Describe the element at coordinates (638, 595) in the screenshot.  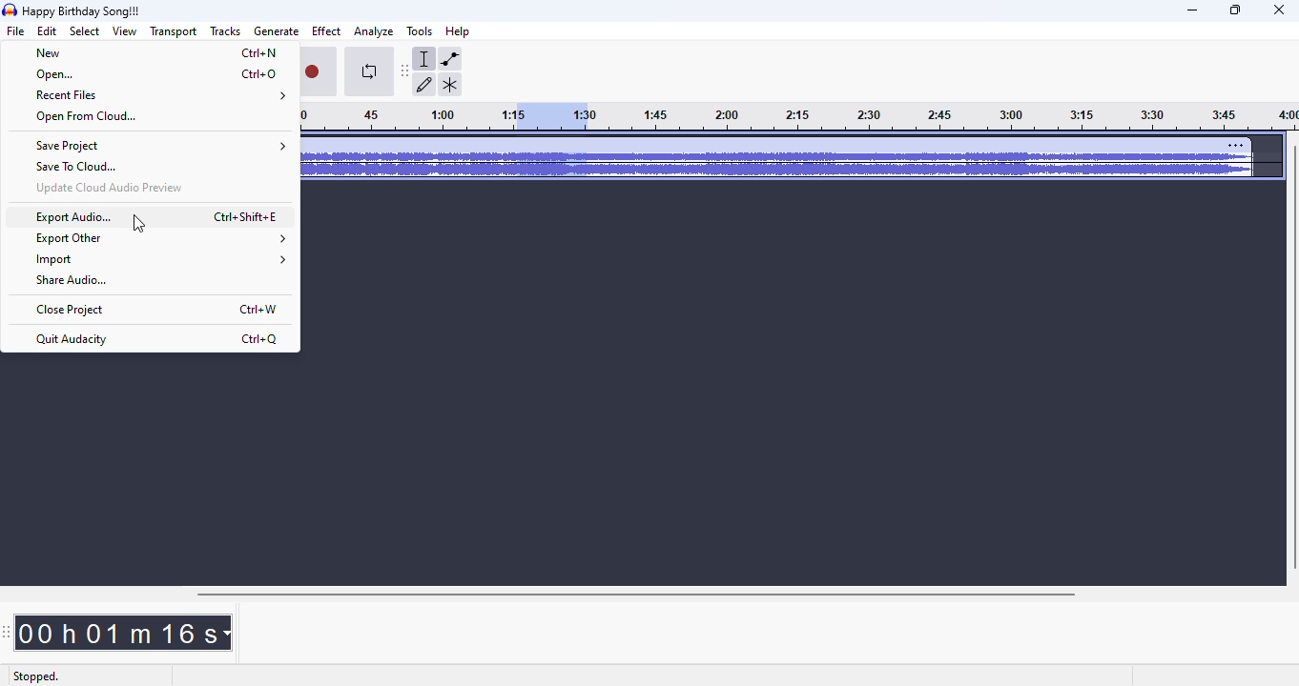
I see `horizontal scroll bar` at that location.